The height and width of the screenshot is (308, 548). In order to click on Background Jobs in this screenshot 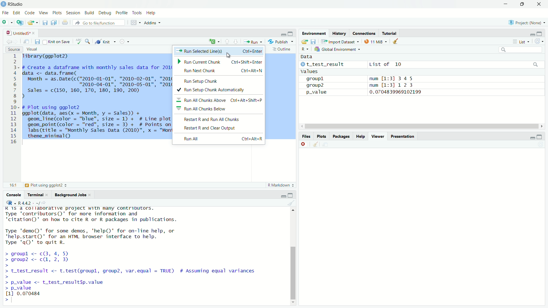, I will do `click(73, 195)`.